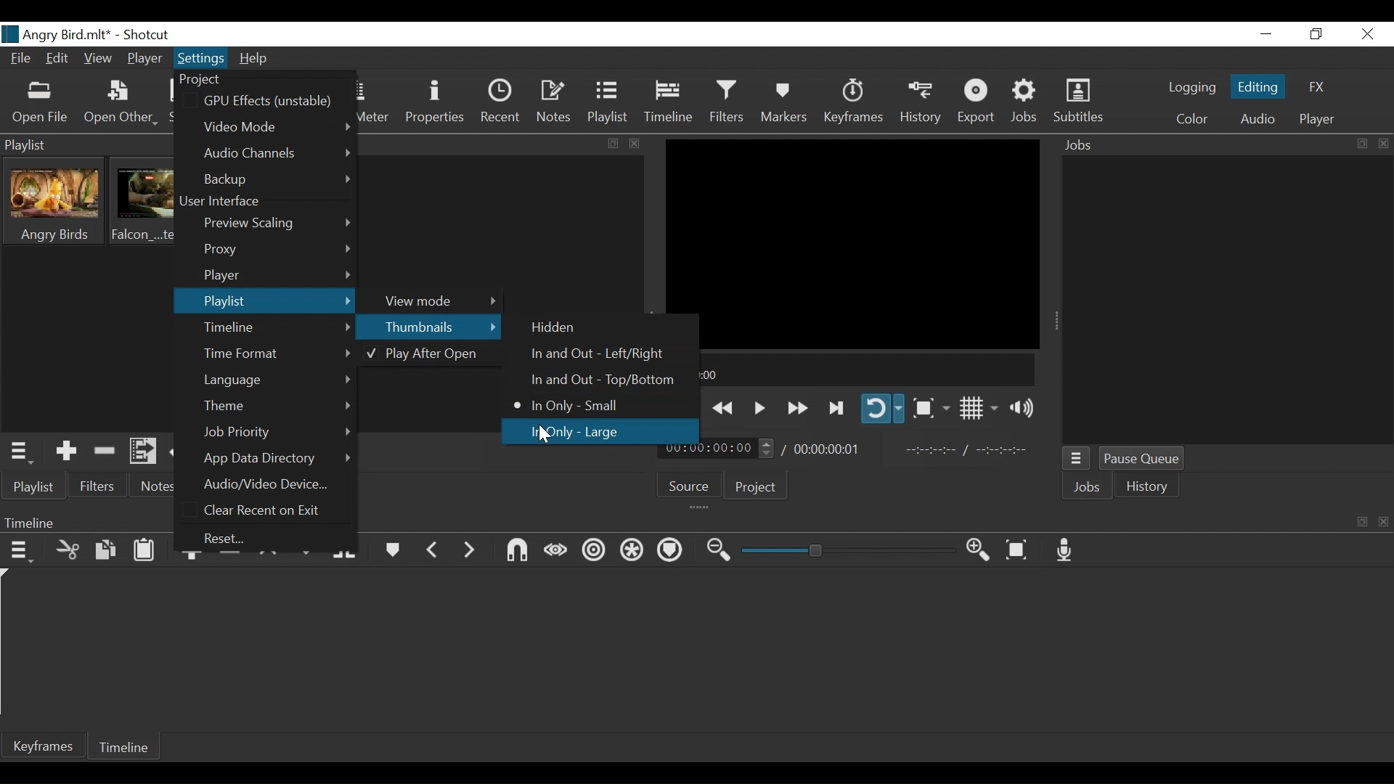 The width and height of the screenshot is (1394, 784). I want to click on Add files to the playlist, so click(143, 452).